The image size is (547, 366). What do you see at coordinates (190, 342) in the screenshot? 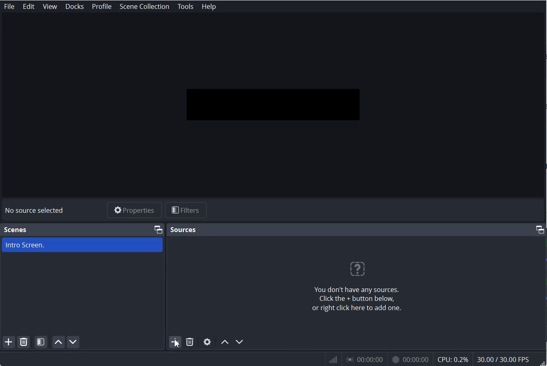
I see `Remove Selected Source` at bounding box center [190, 342].